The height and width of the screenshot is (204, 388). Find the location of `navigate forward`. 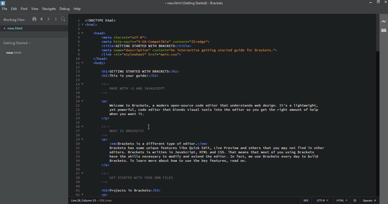

navigate forward is located at coordinates (49, 19).